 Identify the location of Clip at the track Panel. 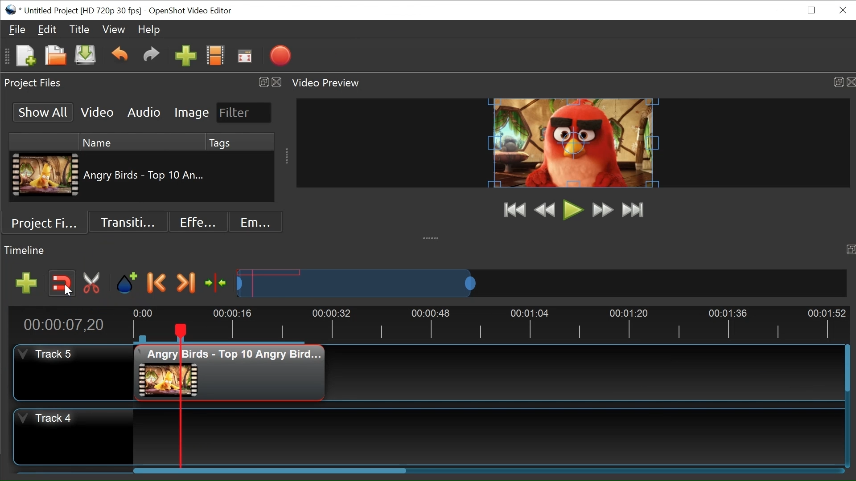
(231, 372).